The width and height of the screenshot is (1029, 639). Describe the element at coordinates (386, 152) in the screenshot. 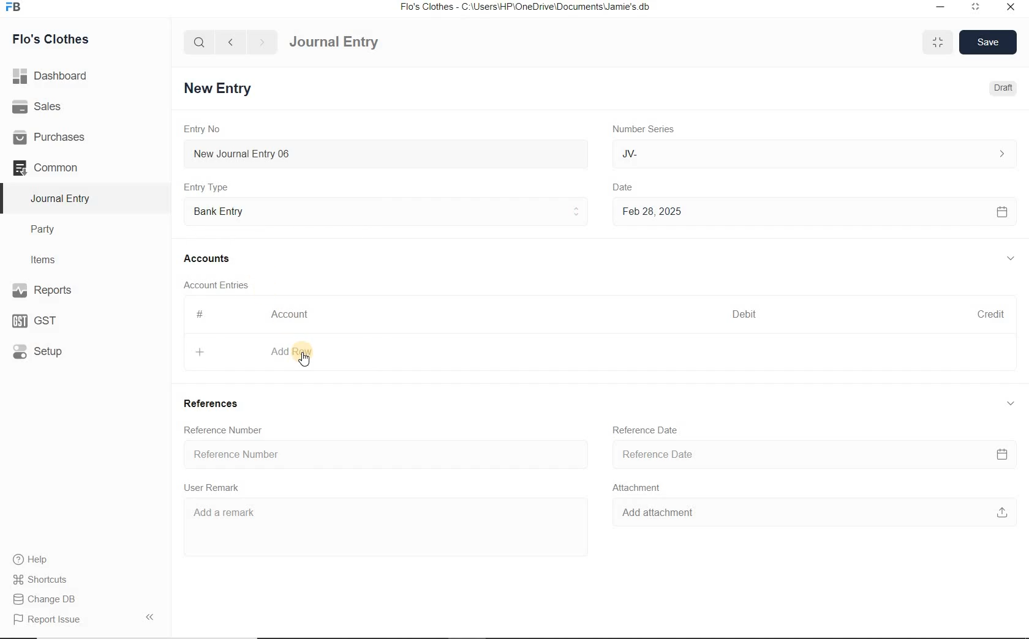

I see `New Journal Entry 06` at that location.